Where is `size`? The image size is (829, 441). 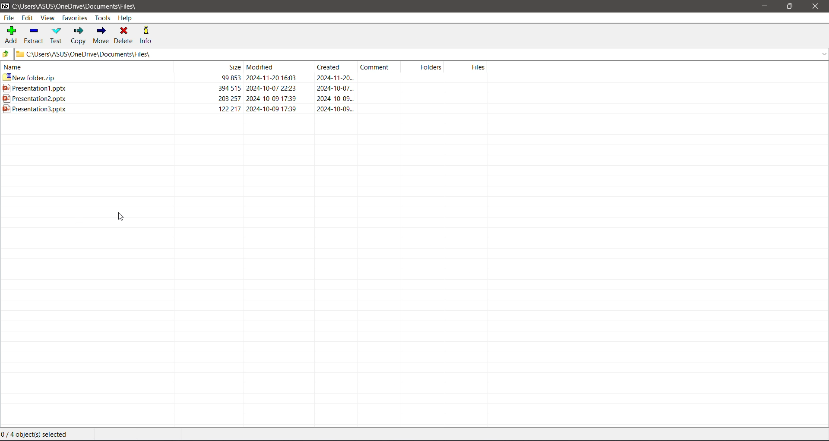
size is located at coordinates (209, 66).